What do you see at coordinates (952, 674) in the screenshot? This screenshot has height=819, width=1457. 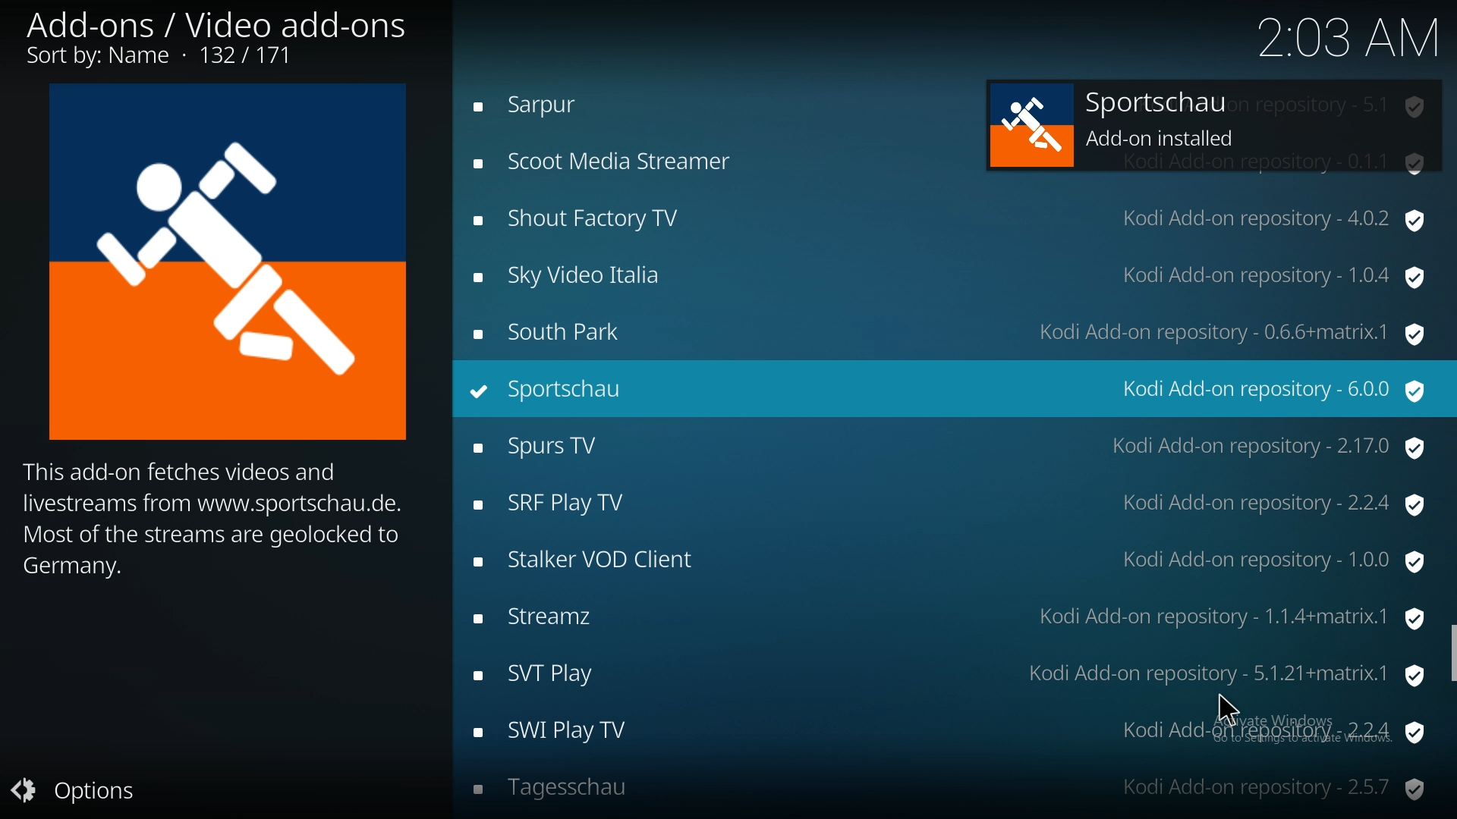 I see `svt play` at bounding box center [952, 674].